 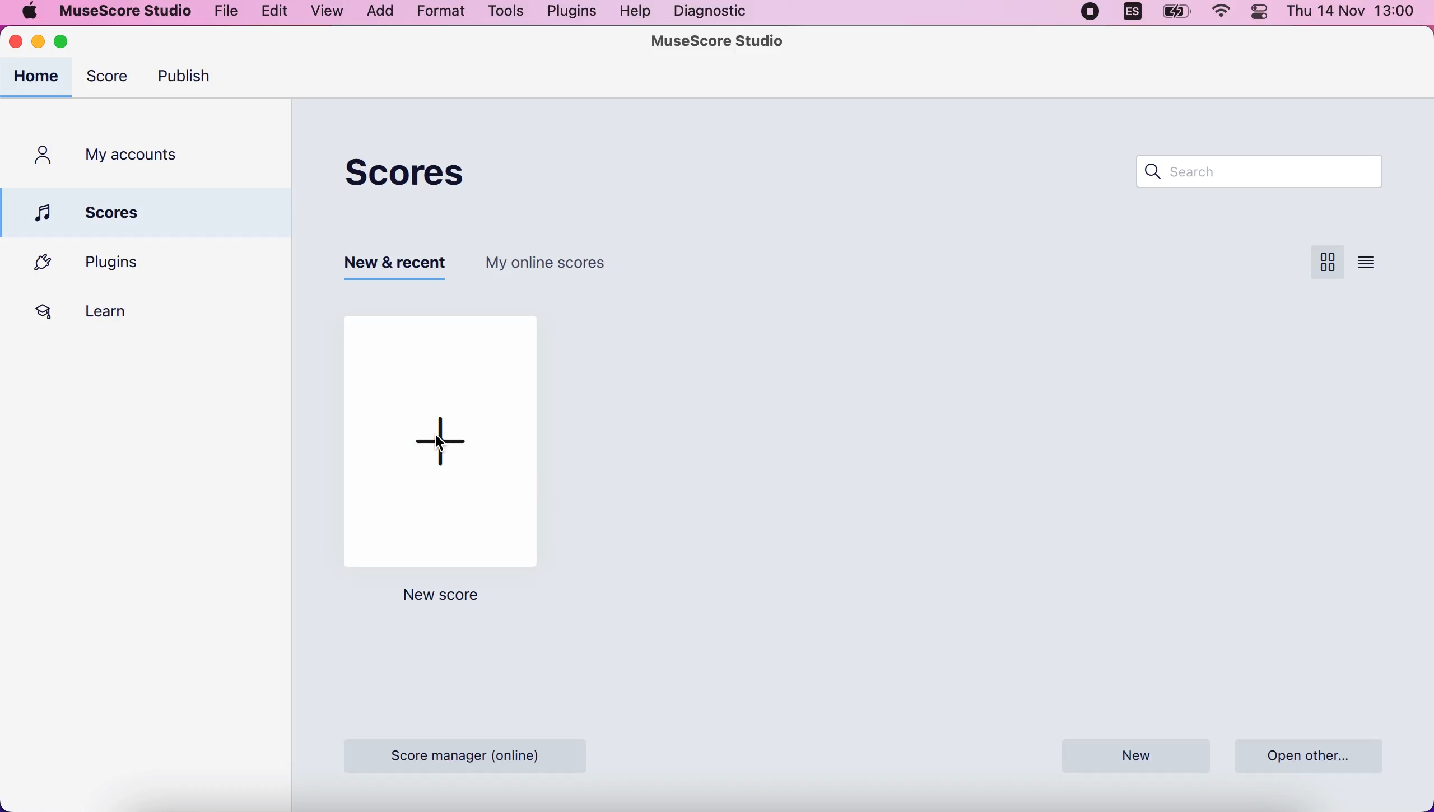 I want to click on scores, so click(x=412, y=172).